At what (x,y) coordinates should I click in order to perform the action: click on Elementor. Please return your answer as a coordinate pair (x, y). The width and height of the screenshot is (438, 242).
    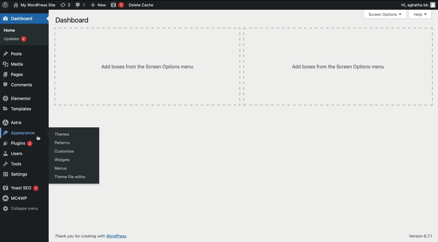
    Looking at the image, I should click on (18, 98).